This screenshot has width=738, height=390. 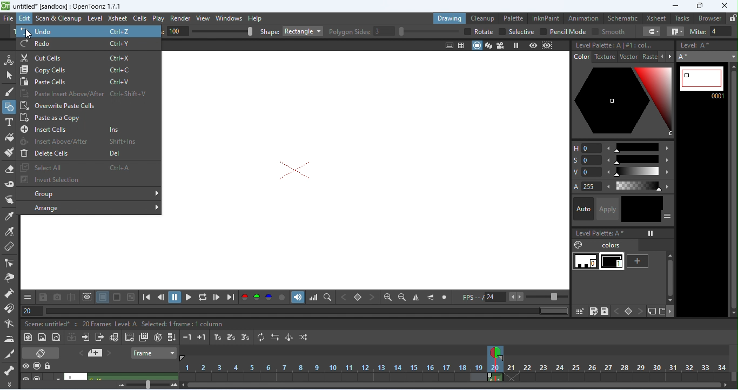 What do you see at coordinates (583, 18) in the screenshot?
I see `animation` at bounding box center [583, 18].